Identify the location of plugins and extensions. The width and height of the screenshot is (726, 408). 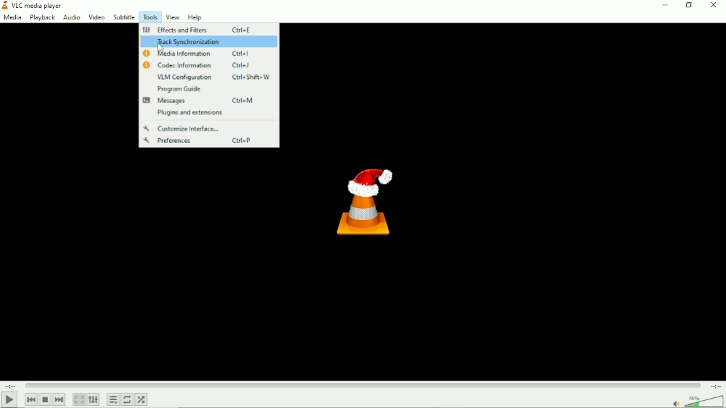
(191, 113).